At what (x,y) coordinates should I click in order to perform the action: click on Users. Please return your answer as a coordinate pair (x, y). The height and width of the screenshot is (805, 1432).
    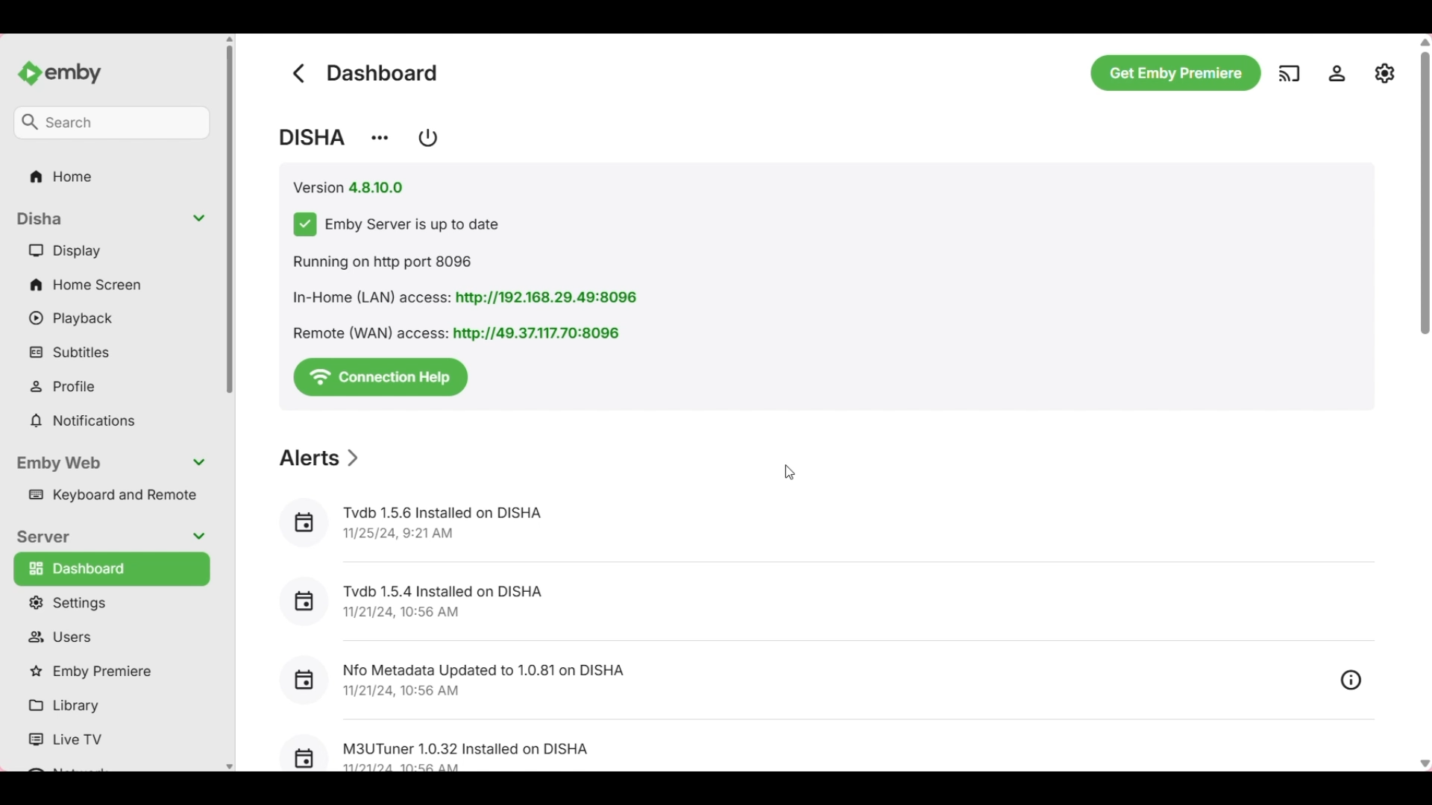
    Looking at the image, I should click on (111, 637).